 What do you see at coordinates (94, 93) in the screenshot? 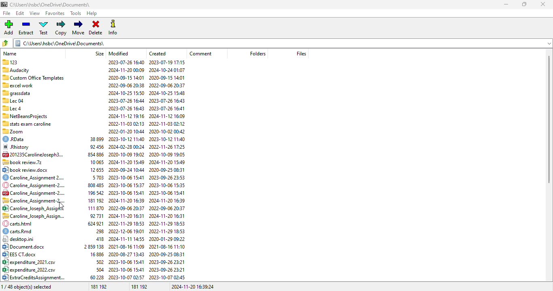
I see `= grassdata 2024-10-25 15:50 2024-10-25 15:48` at bounding box center [94, 93].